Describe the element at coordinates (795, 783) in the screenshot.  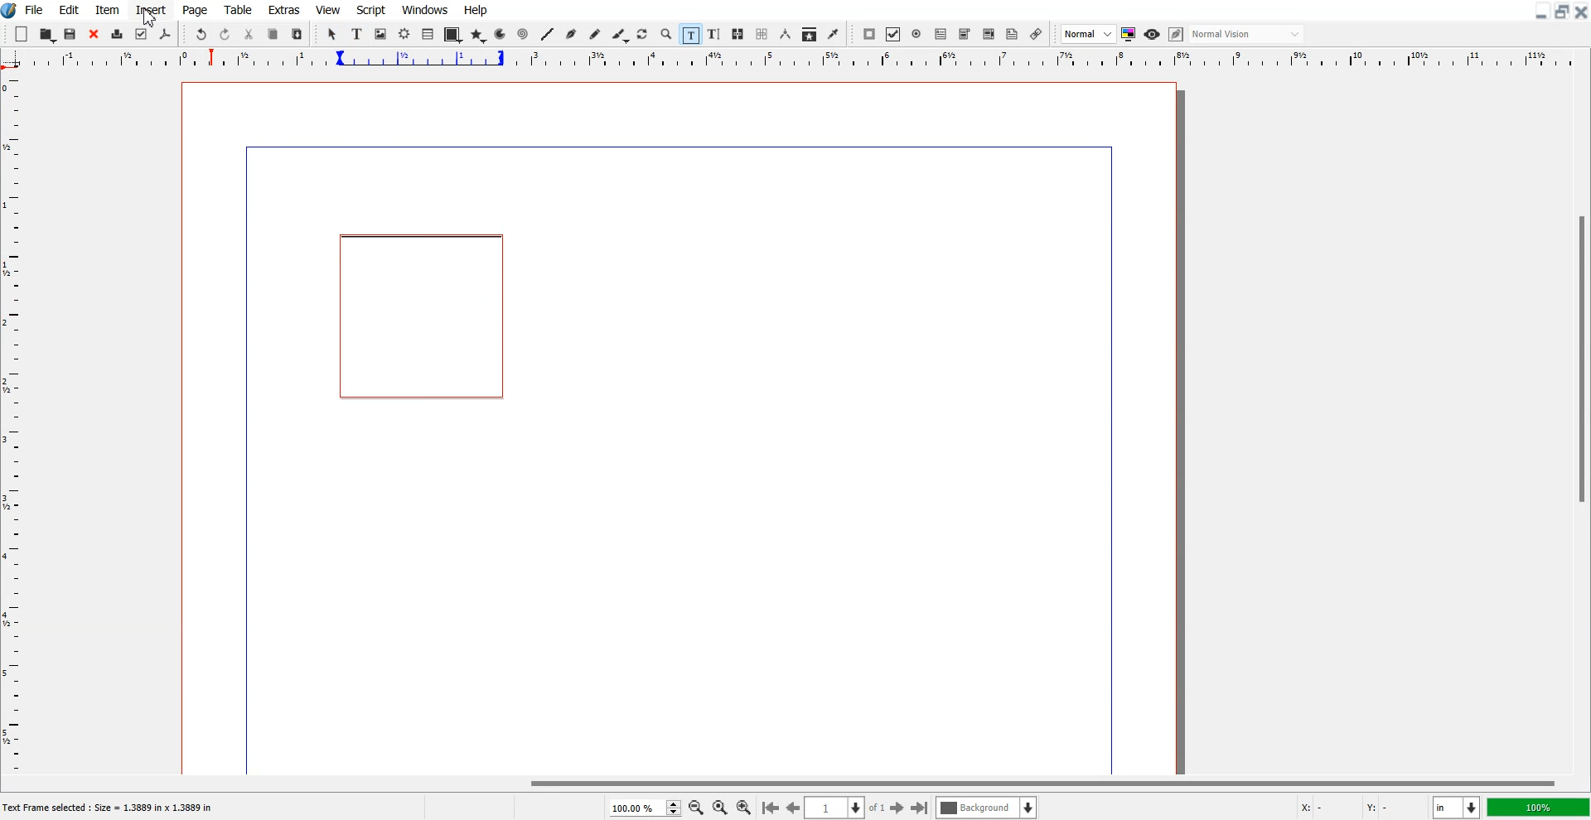
I see `Horizontal scroll bar` at that location.